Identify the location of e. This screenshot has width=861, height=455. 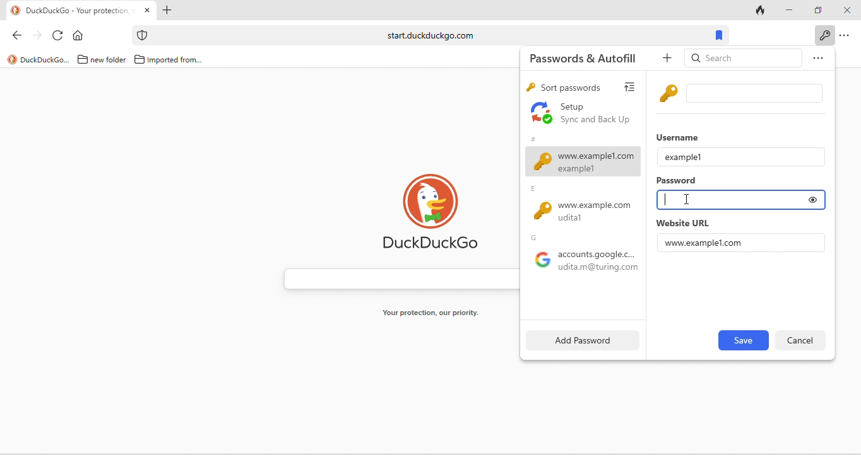
(536, 189).